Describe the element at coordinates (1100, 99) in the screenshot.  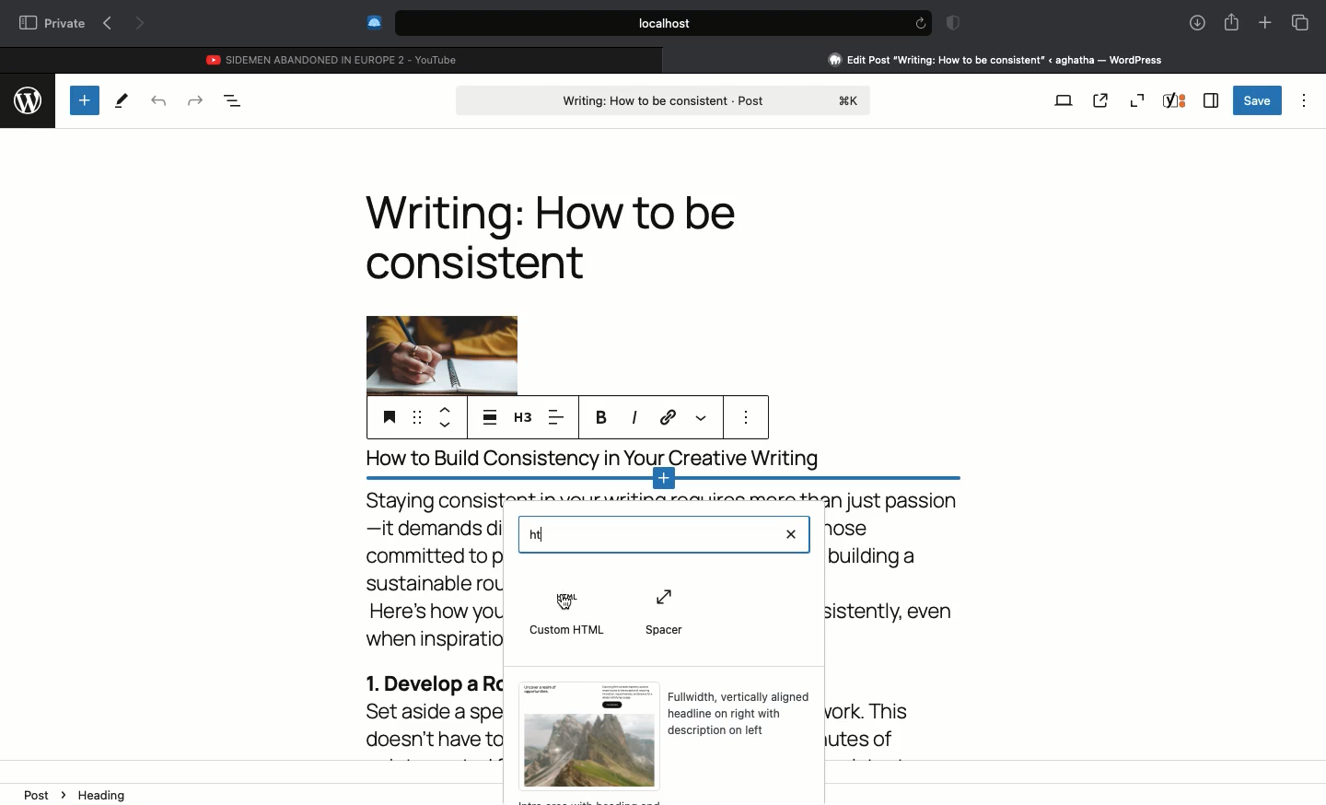
I see `View post` at that location.